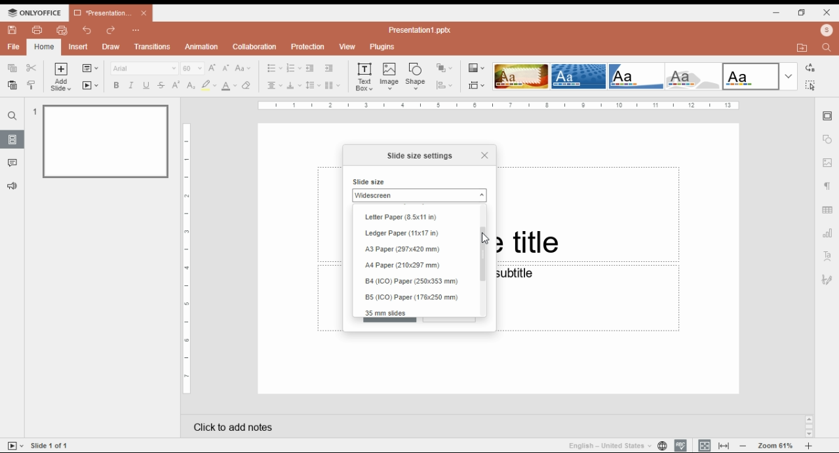 The height and width of the screenshot is (453, 839). Describe the element at coordinates (254, 46) in the screenshot. I see `collaboration` at that location.